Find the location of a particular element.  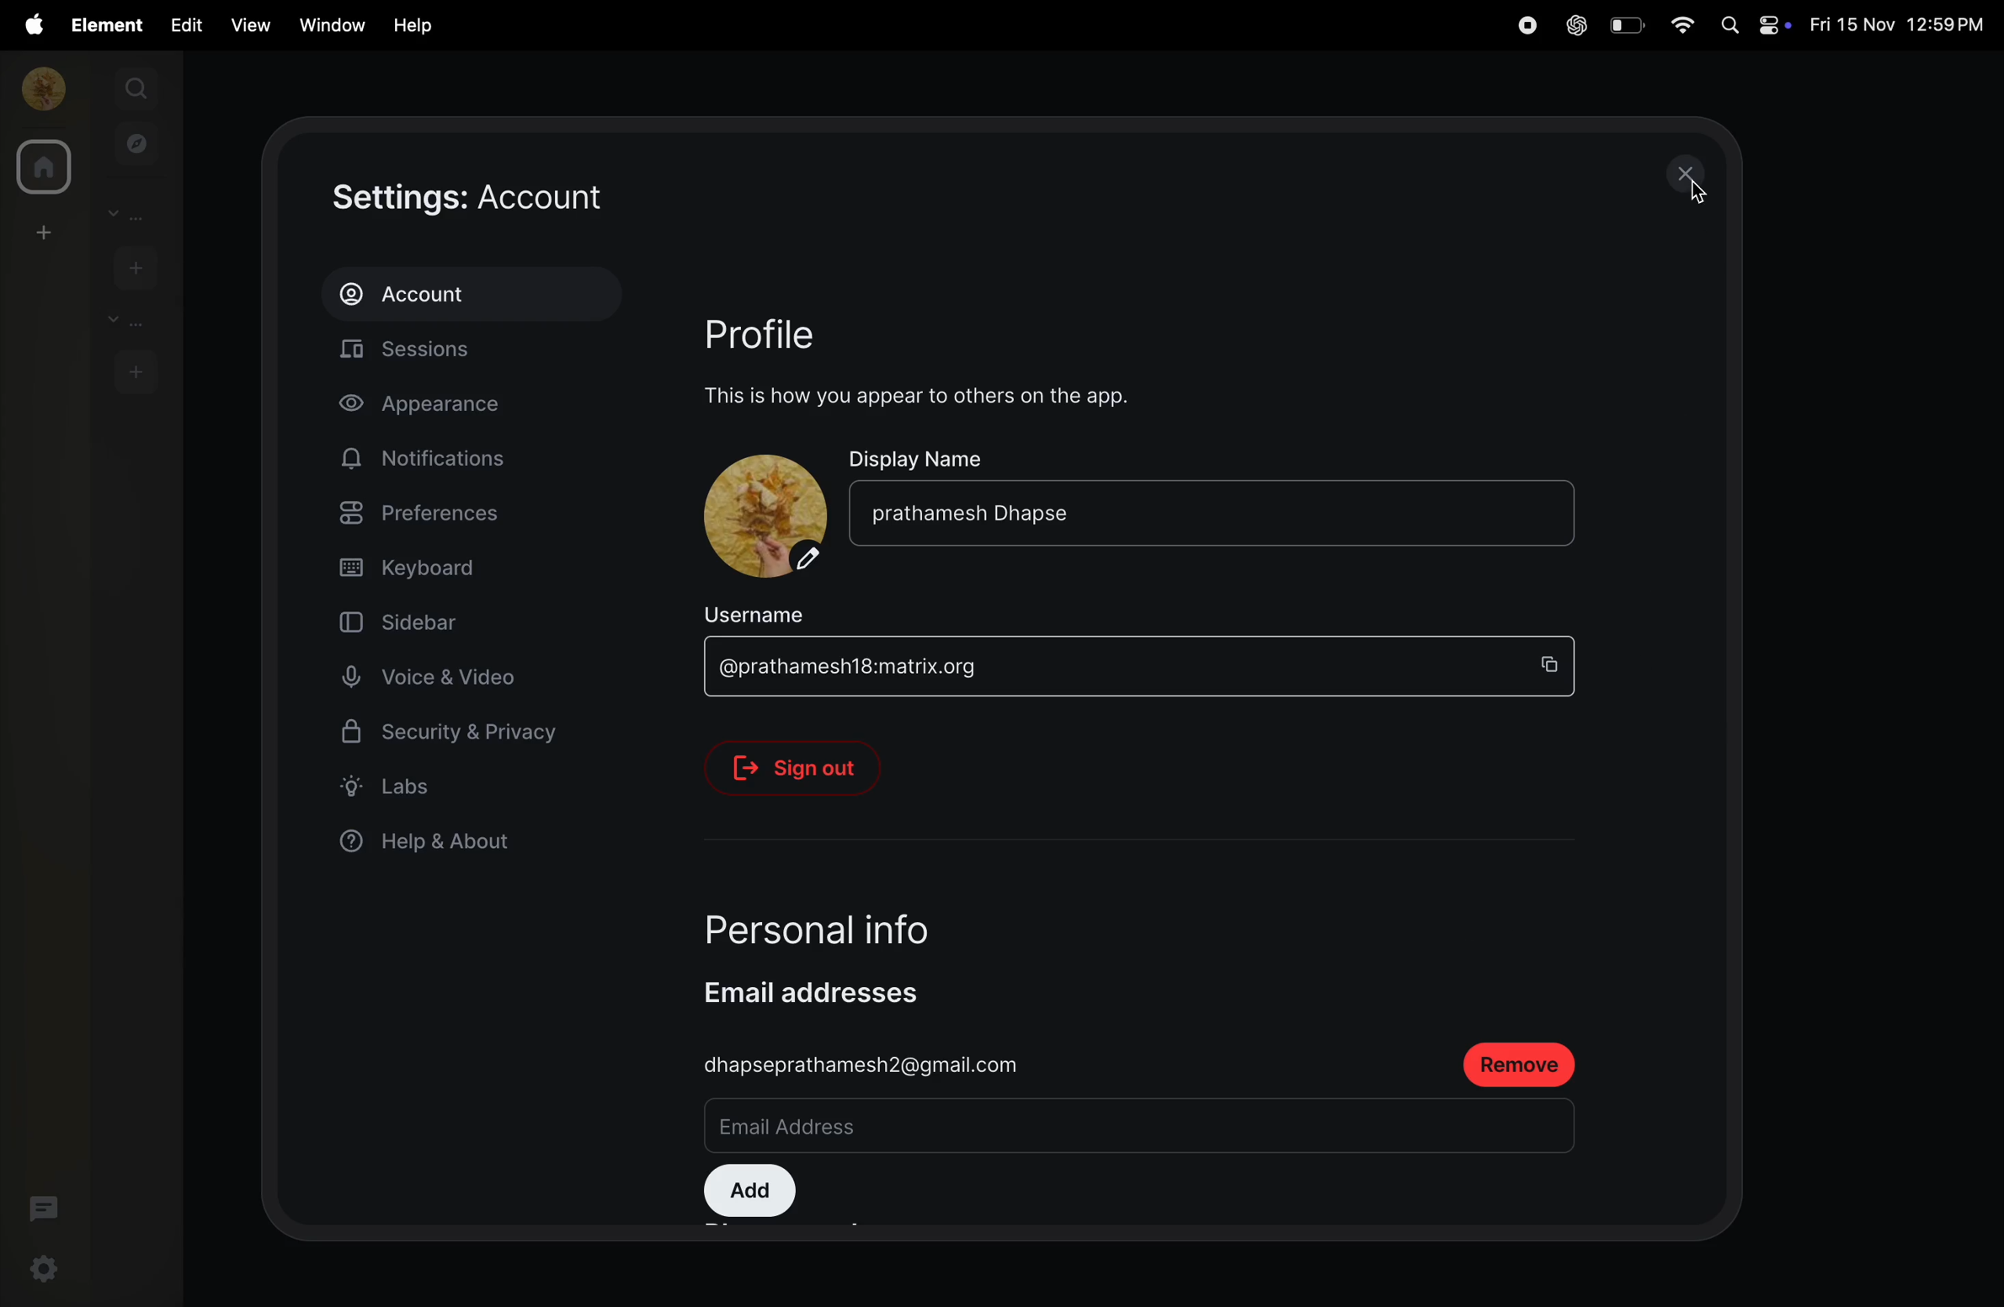

people is located at coordinates (133, 214).